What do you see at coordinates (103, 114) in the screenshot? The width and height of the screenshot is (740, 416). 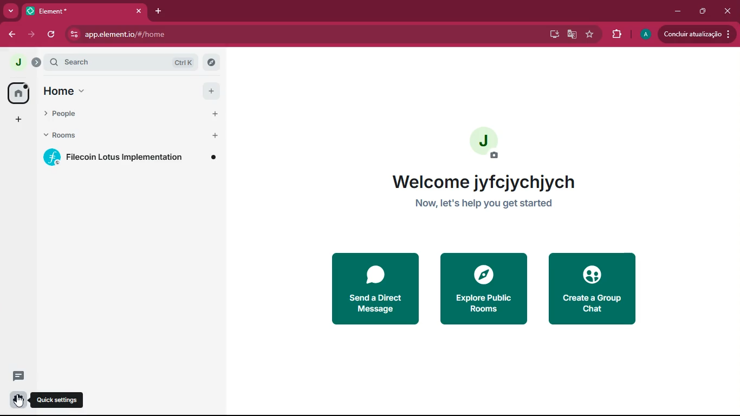 I see `people` at bounding box center [103, 114].